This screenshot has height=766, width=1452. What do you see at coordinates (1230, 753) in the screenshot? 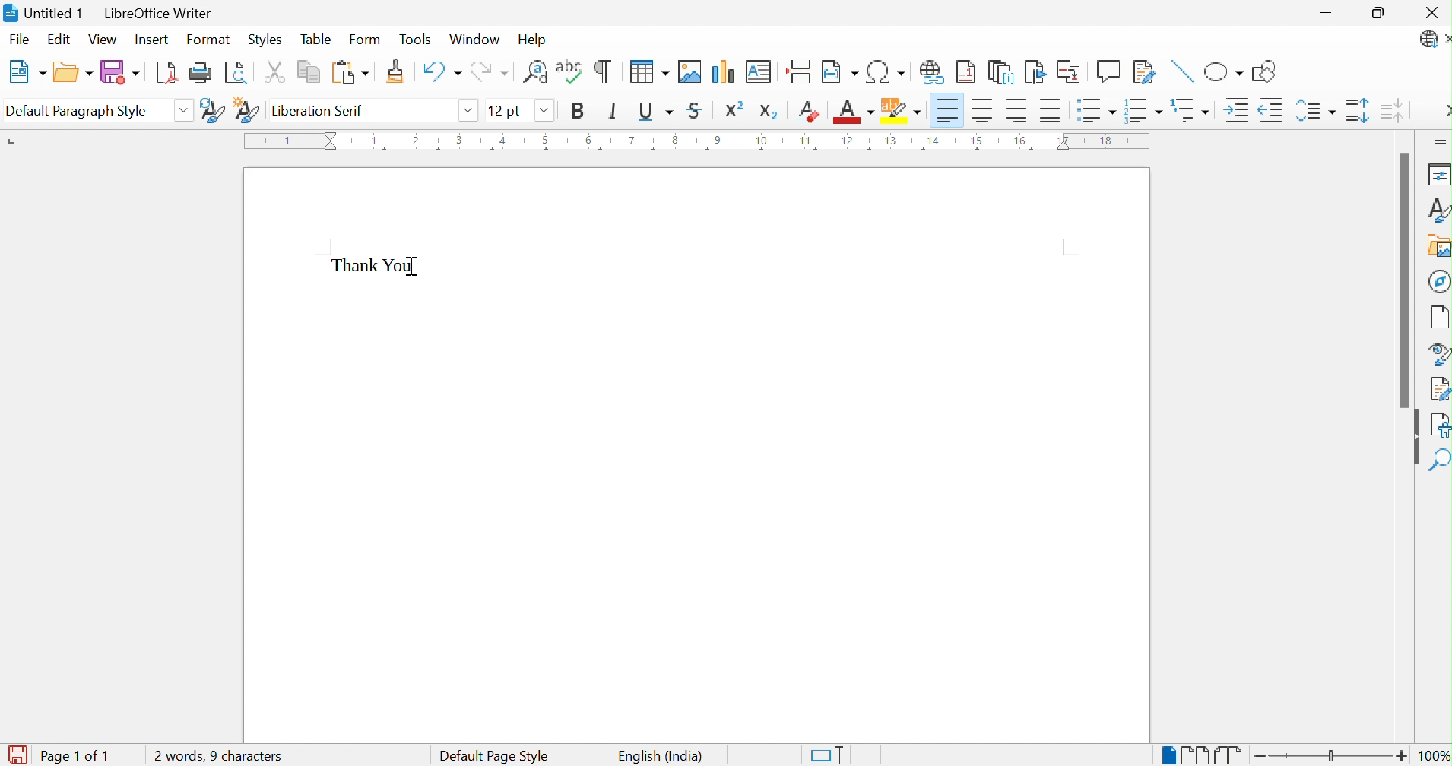
I see `Book View` at bounding box center [1230, 753].